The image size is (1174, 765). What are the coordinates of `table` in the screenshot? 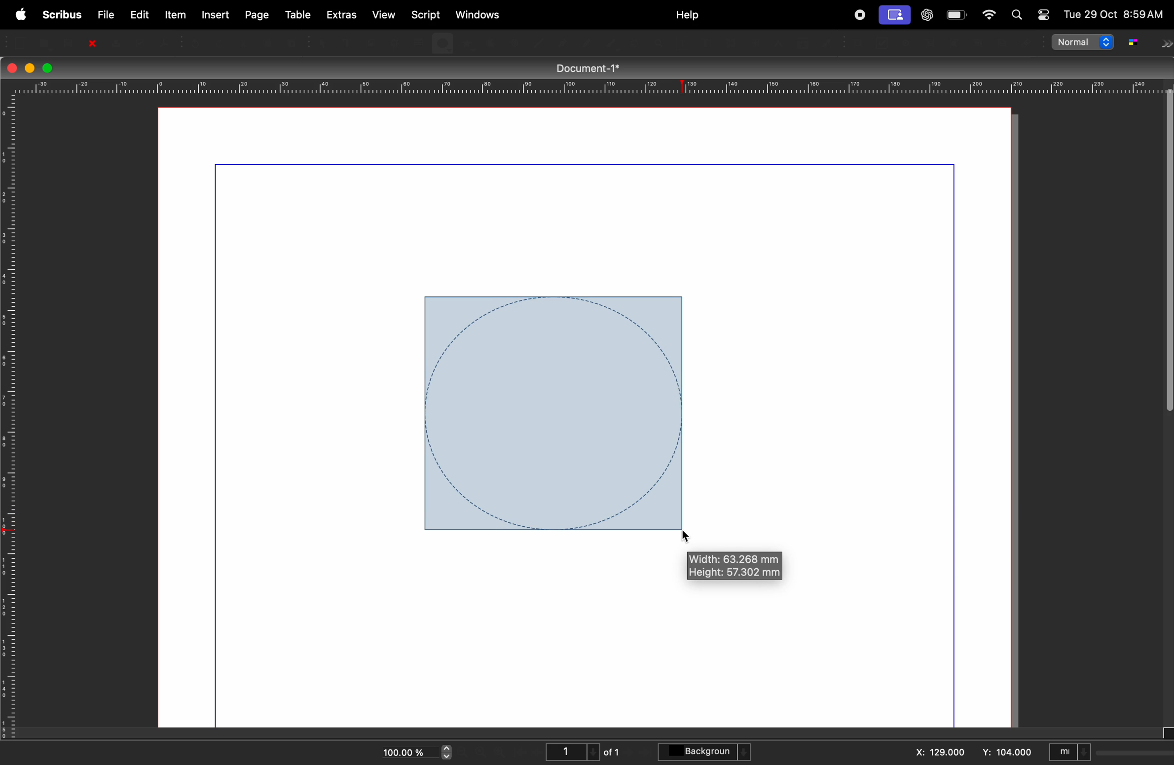 It's located at (296, 12).